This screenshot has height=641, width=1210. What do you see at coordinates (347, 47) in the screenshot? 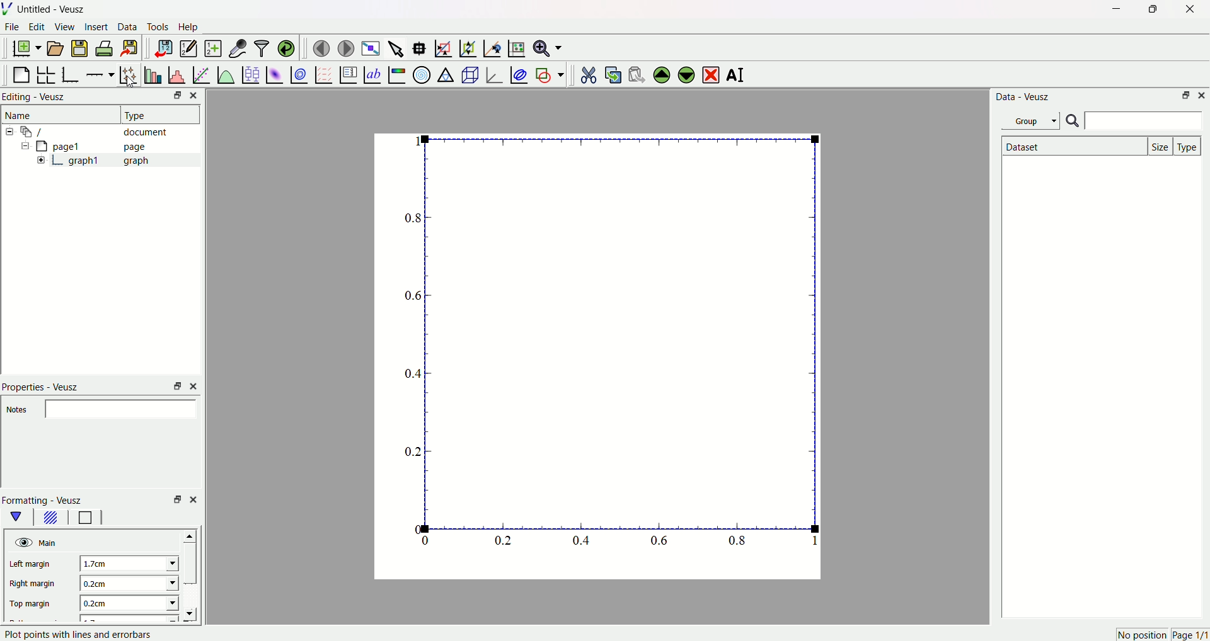
I see `move to next page` at bounding box center [347, 47].